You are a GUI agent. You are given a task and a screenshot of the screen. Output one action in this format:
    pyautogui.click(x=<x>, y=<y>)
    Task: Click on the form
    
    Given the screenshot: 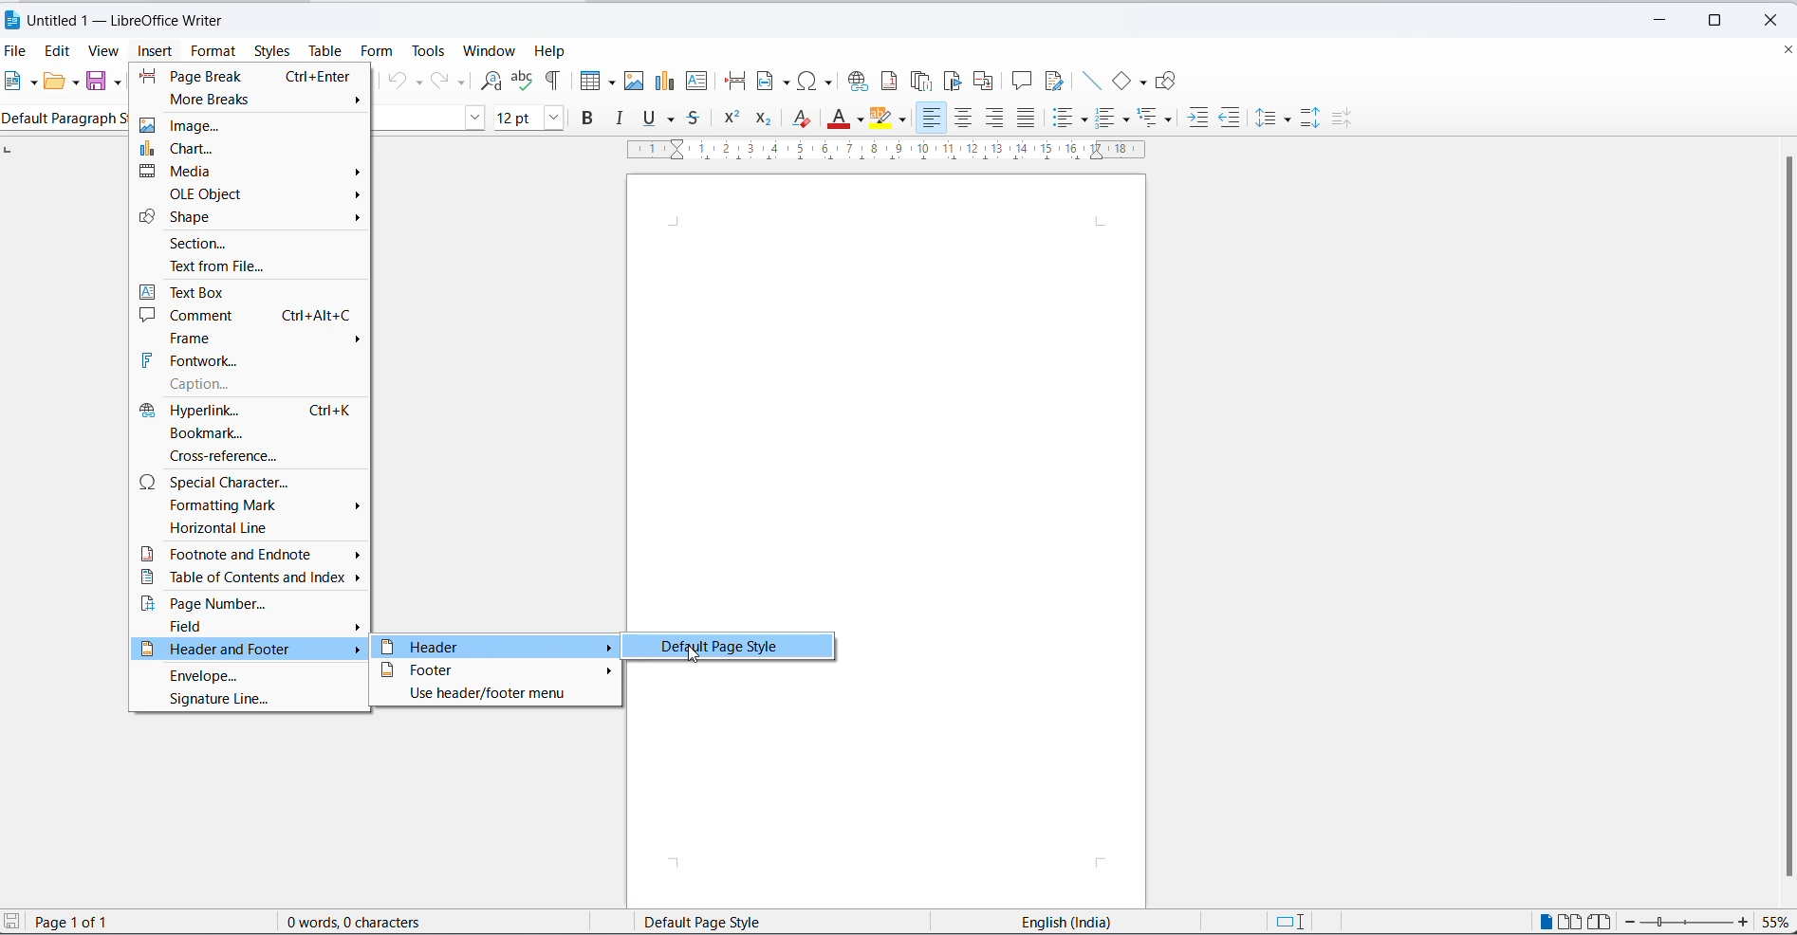 What is the action you would take?
    pyautogui.click(x=380, y=51)
    